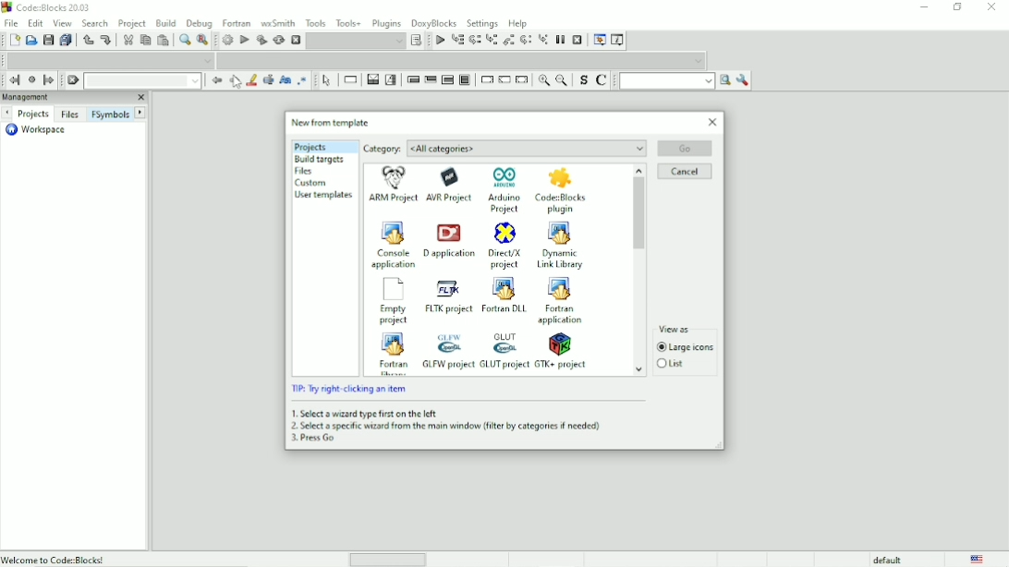 This screenshot has width=1009, height=567. Describe the element at coordinates (581, 80) in the screenshot. I see `Toggle source` at that location.